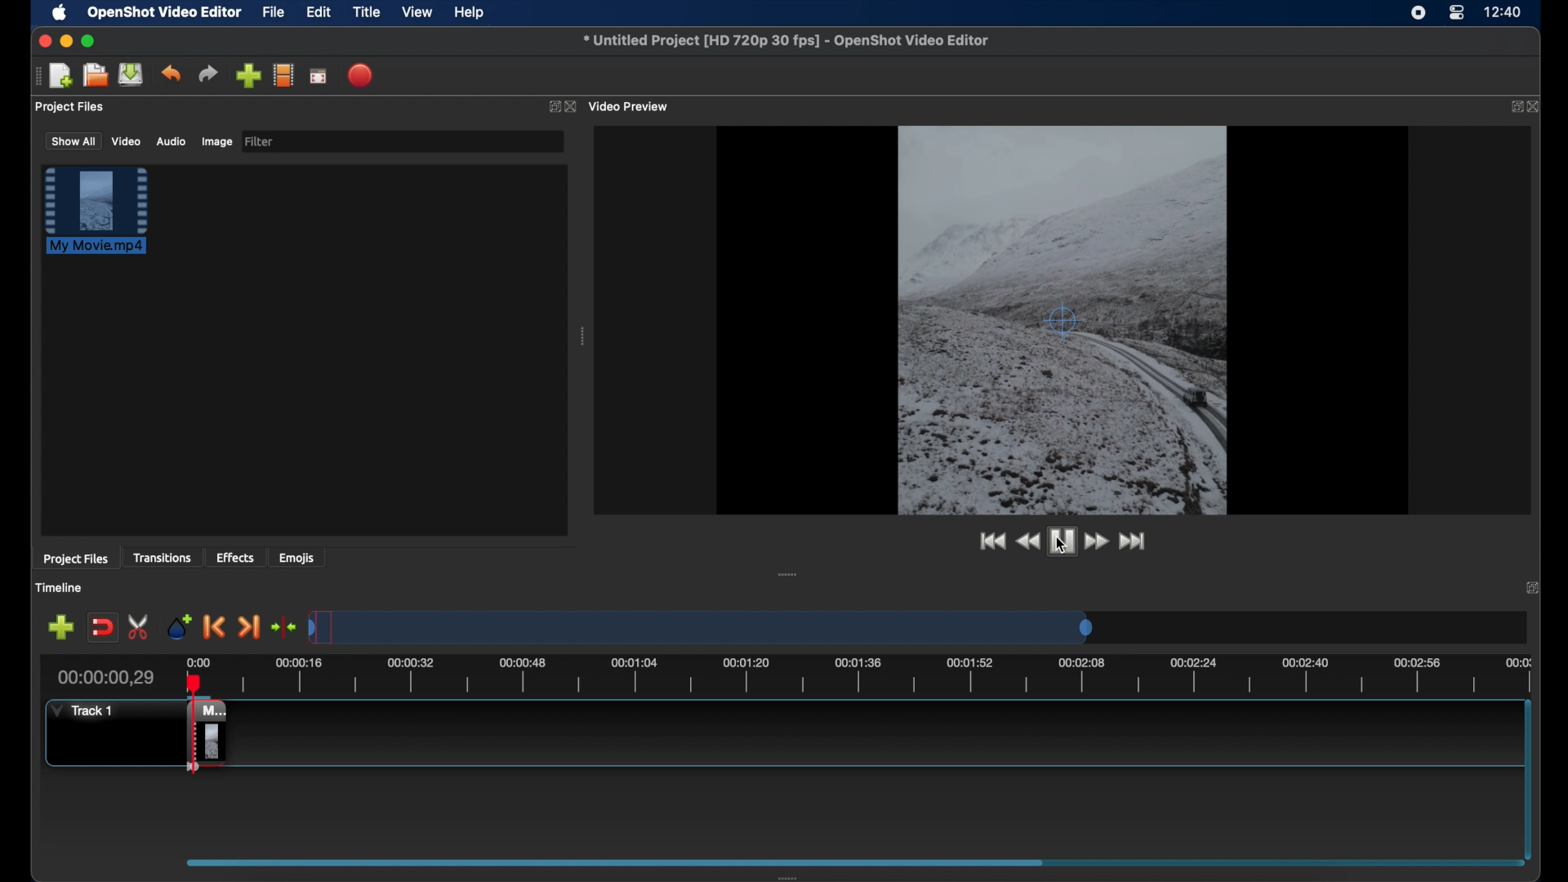 The width and height of the screenshot is (1568, 882). Describe the element at coordinates (283, 626) in the screenshot. I see `center playhead on the timeline` at that location.